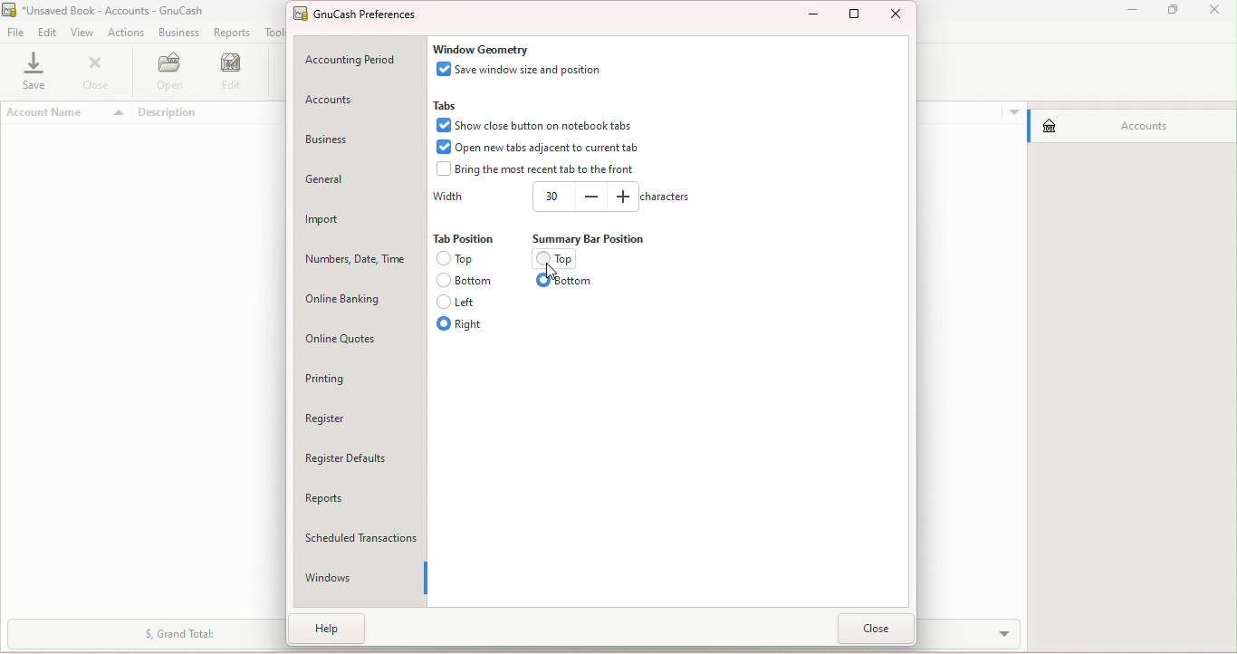 This screenshot has width=1237, height=654. What do you see at coordinates (355, 253) in the screenshot?
I see `Numbers, Date, Time` at bounding box center [355, 253].